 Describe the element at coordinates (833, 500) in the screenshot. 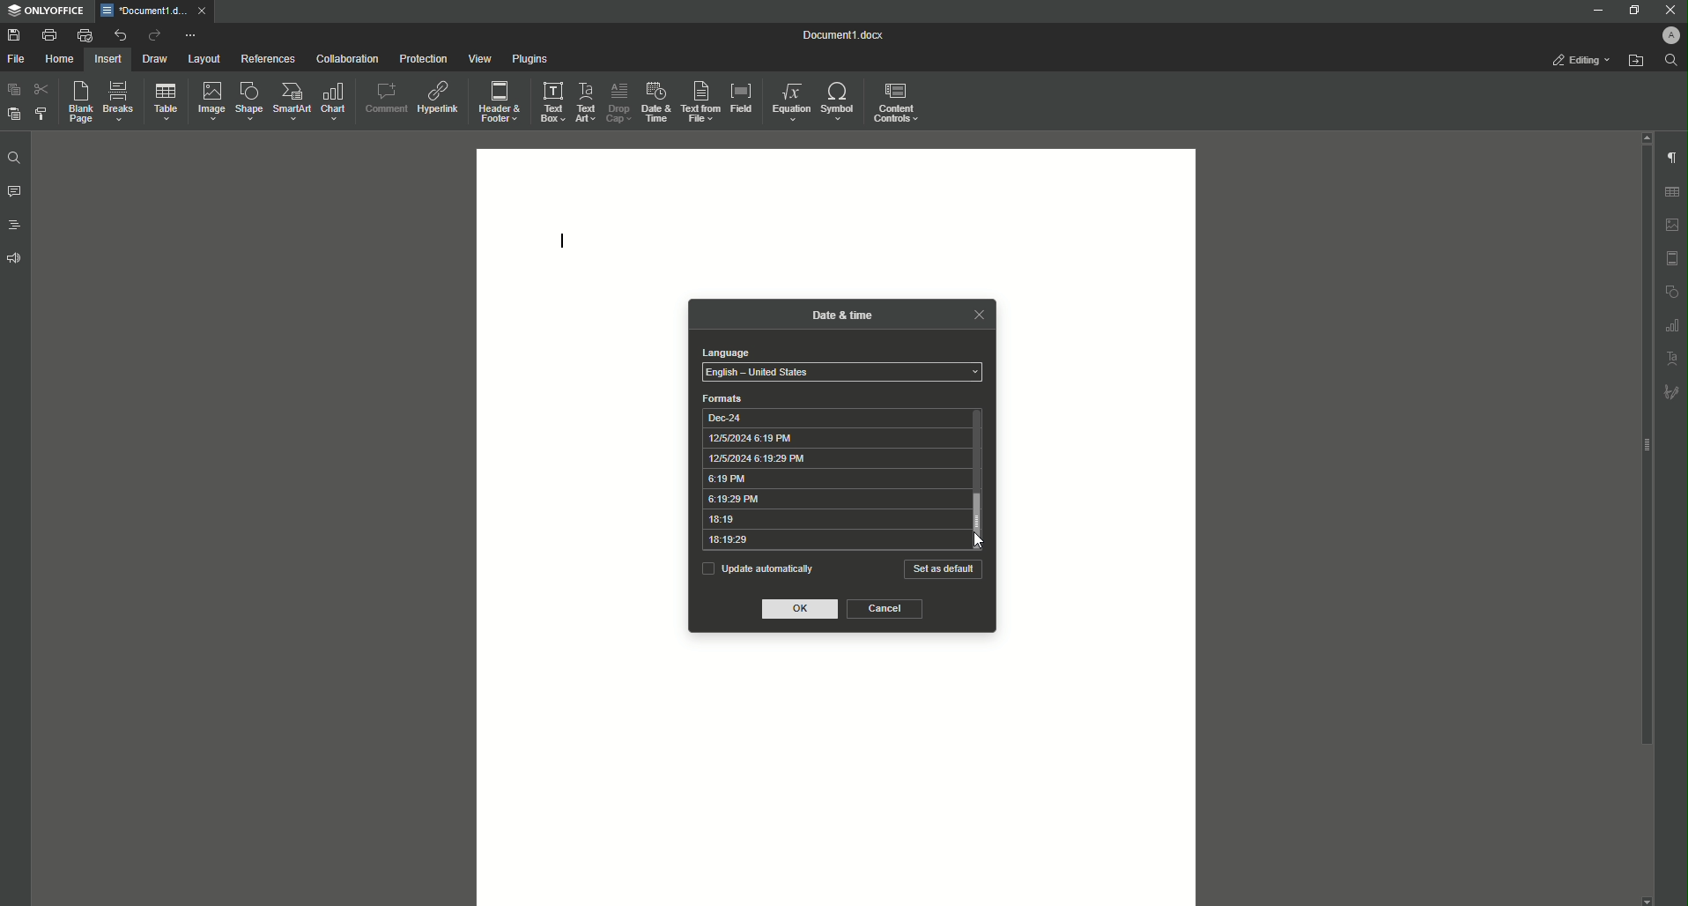

I see `6:19:29 PM` at that location.